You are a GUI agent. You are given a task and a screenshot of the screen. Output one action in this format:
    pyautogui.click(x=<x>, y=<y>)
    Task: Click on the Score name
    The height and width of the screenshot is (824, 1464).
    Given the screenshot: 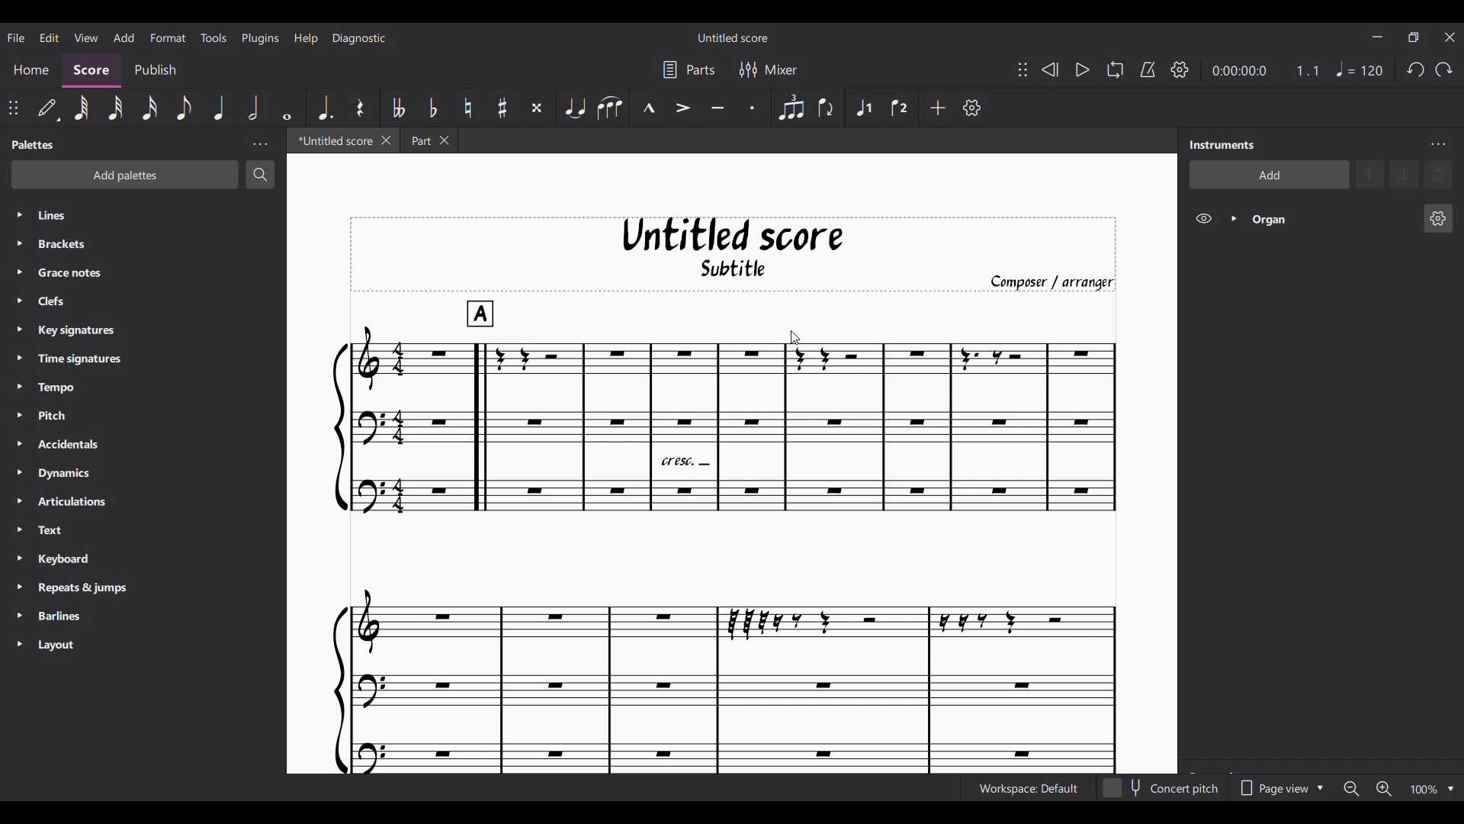 What is the action you would take?
    pyautogui.click(x=734, y=37)
    